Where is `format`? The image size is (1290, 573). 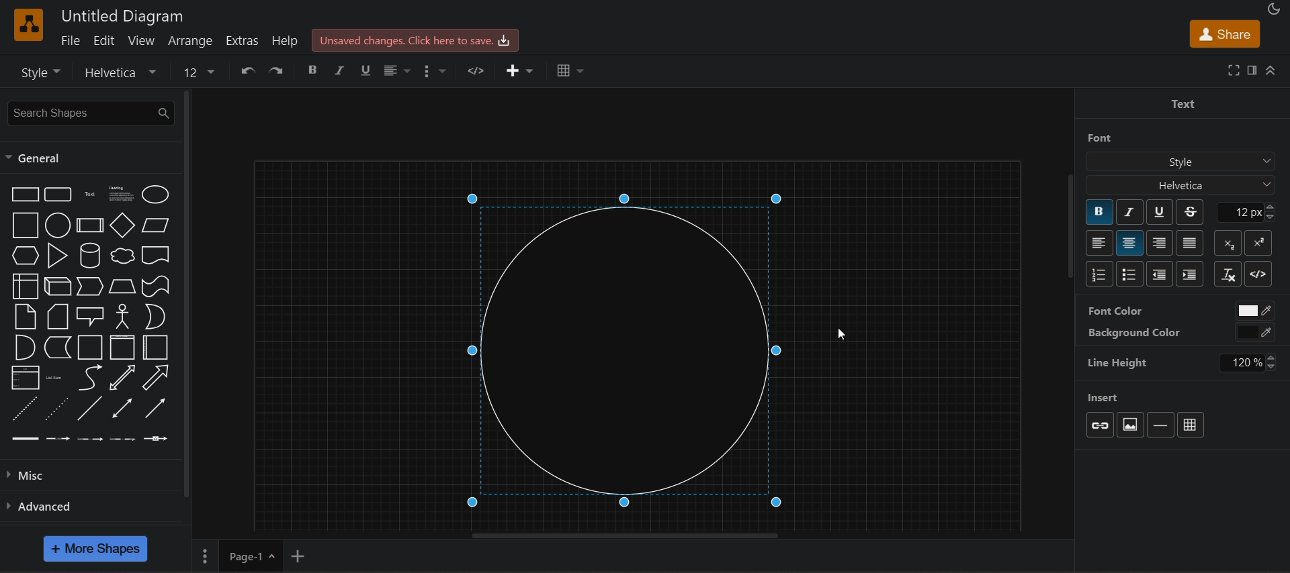 format is located at coordinates (1252, 71).